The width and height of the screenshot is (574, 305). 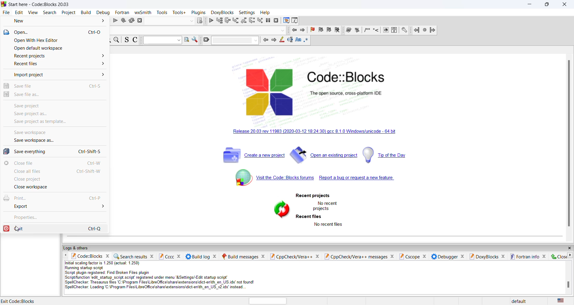 What do you see at coordinates (320, 30) in the screenshot?
I see `previous bookmark` at bounding box center [320, 30].